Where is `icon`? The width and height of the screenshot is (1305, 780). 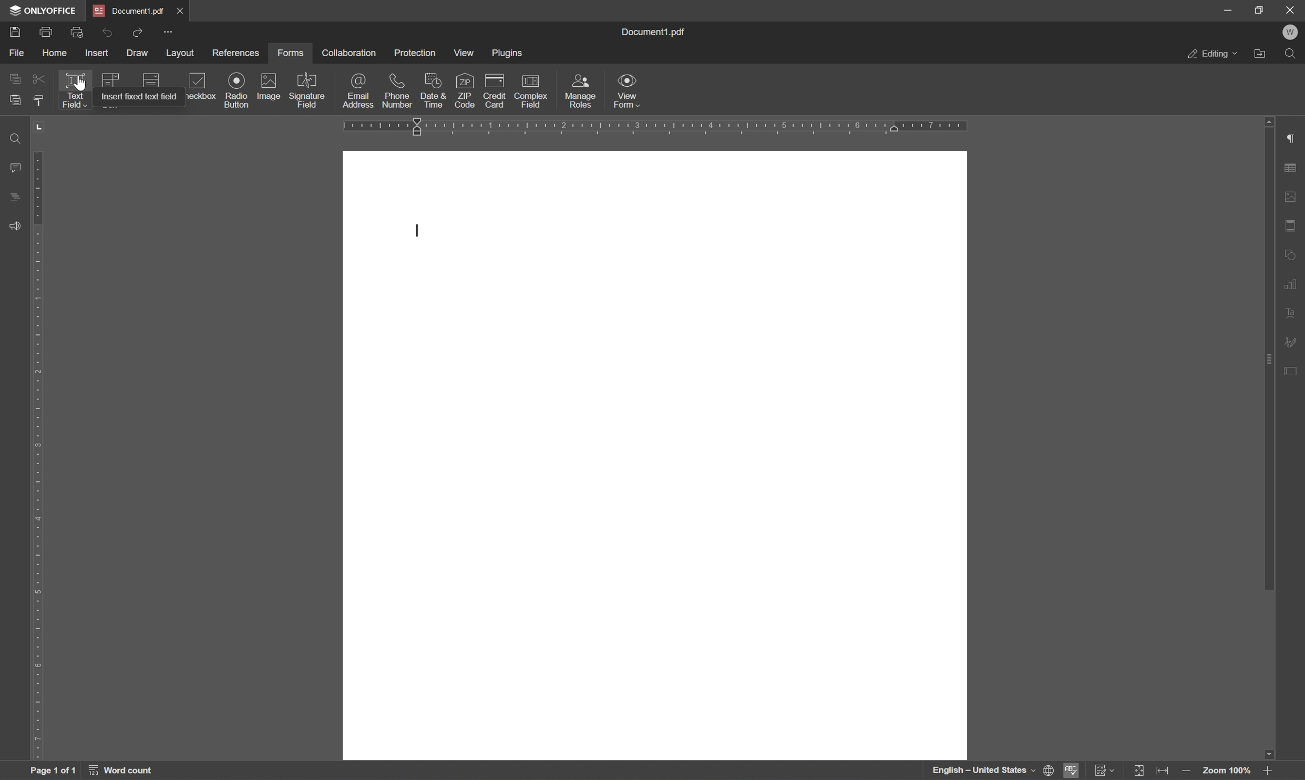
icon is located at coordinates (111, 78).